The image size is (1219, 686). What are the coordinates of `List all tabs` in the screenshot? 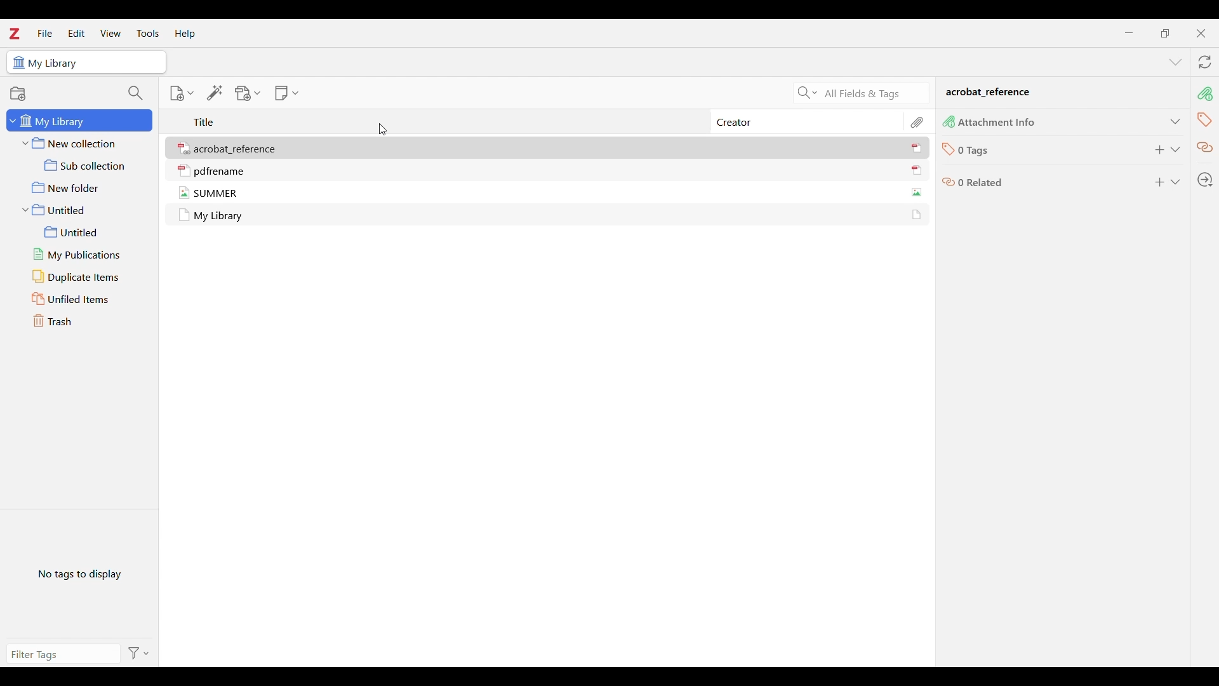 It's located at (1175, 62).